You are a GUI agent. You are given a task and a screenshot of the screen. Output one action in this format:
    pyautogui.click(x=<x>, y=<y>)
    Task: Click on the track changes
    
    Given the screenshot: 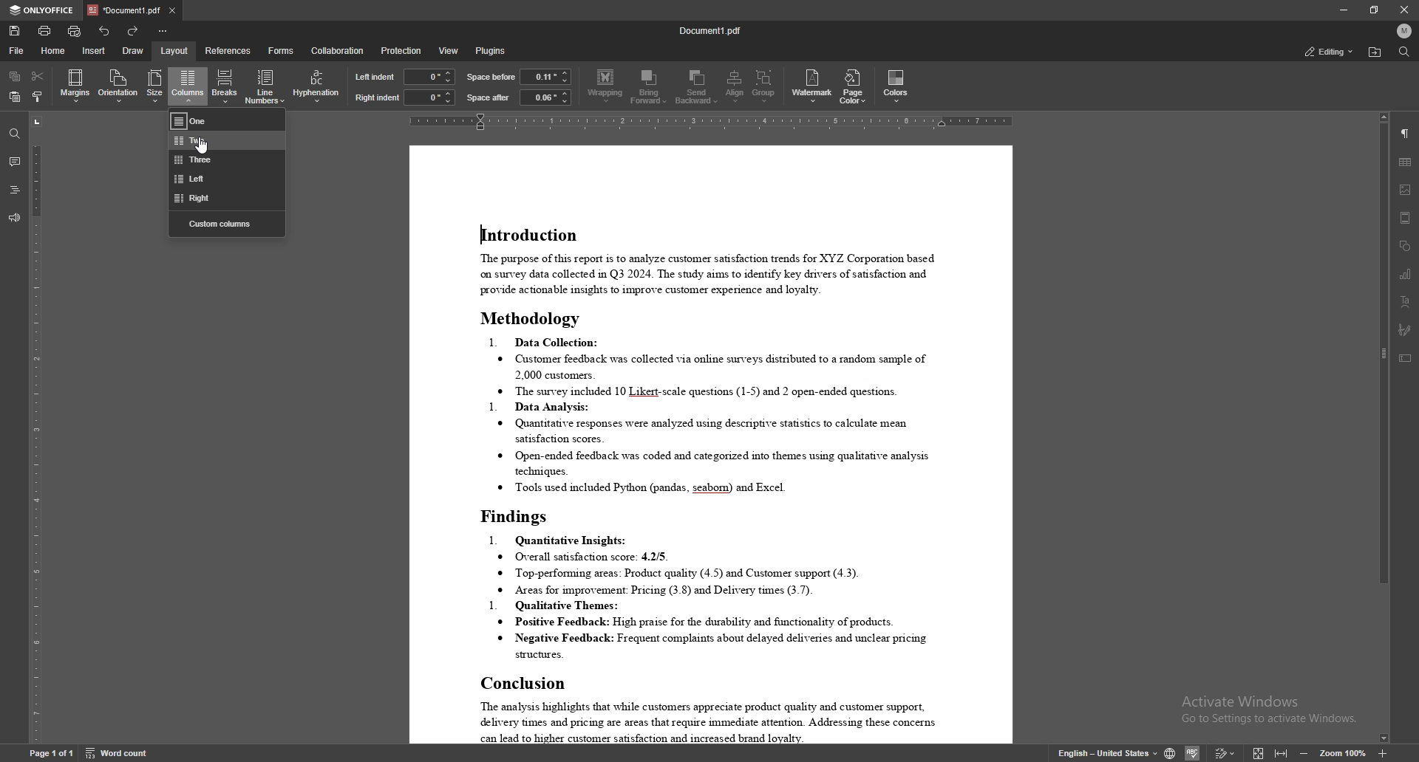 What is the action you would take?
    pyautogui.click(x=1225, y=752)
    